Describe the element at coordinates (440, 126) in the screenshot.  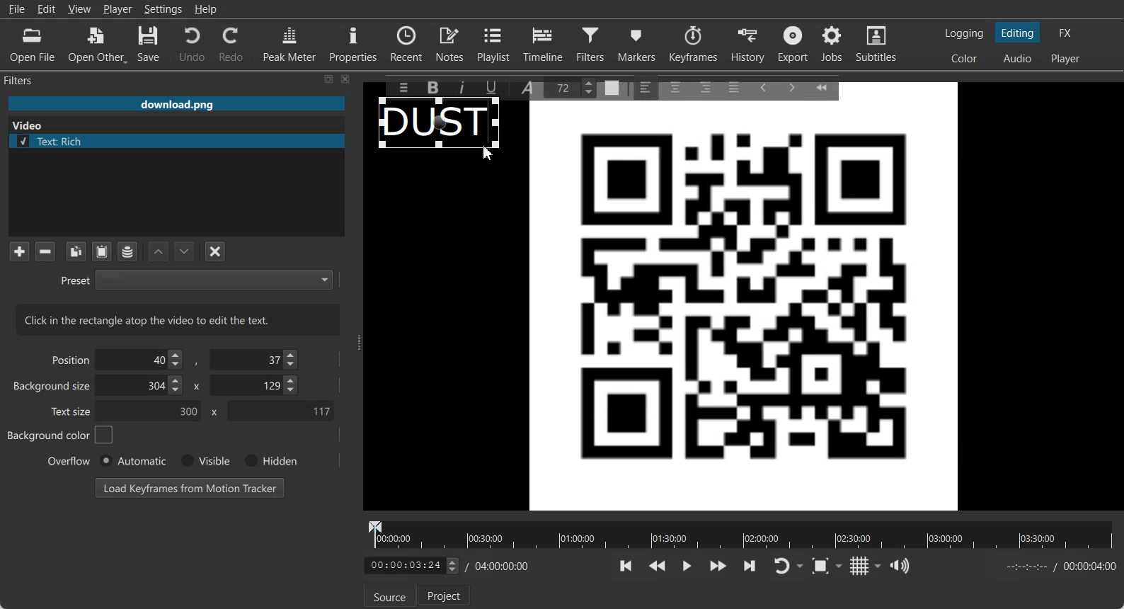
I see `Text Frame` at that location.